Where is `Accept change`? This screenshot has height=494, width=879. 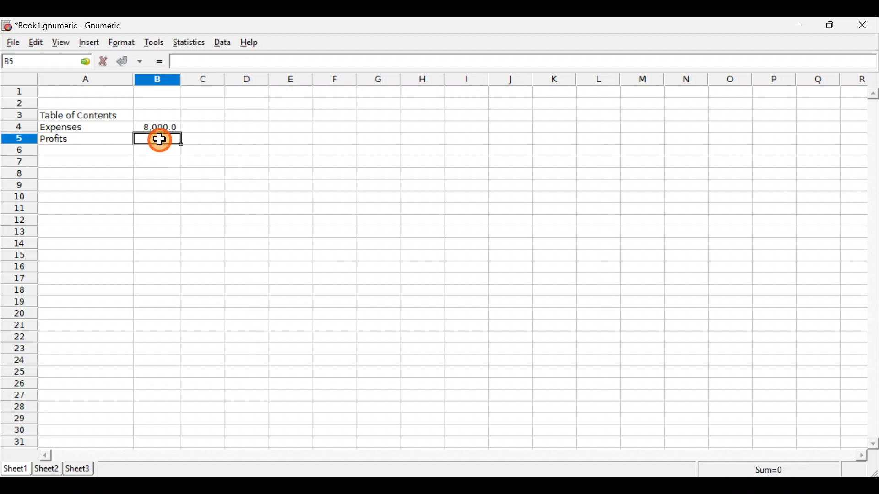 Accept change is located at coordinates (125, 62).